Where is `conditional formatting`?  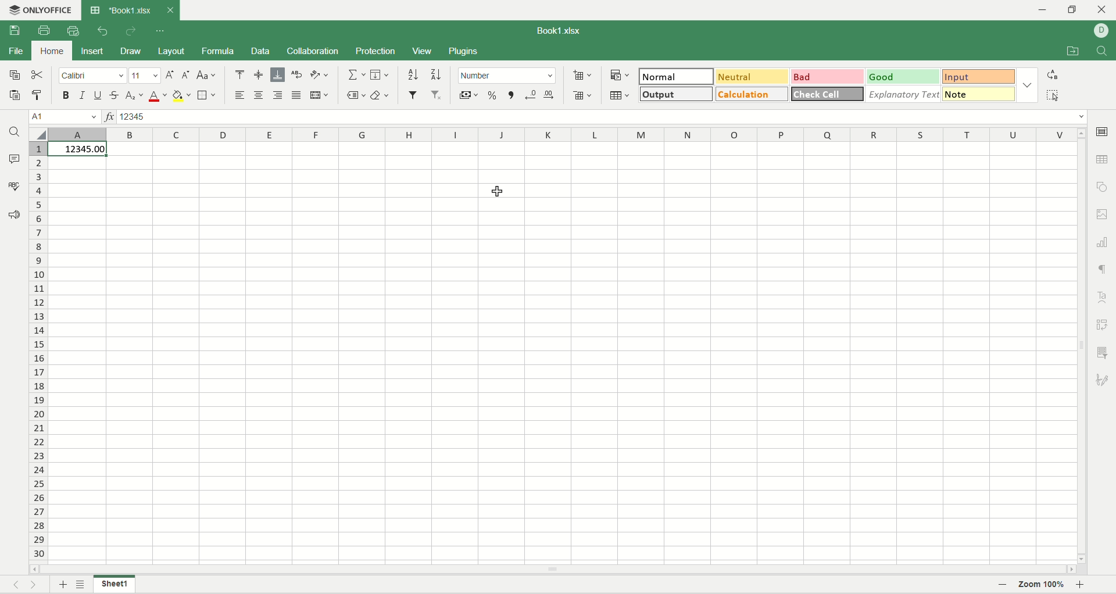
conditional formatting is located at coordinates (620, 74).